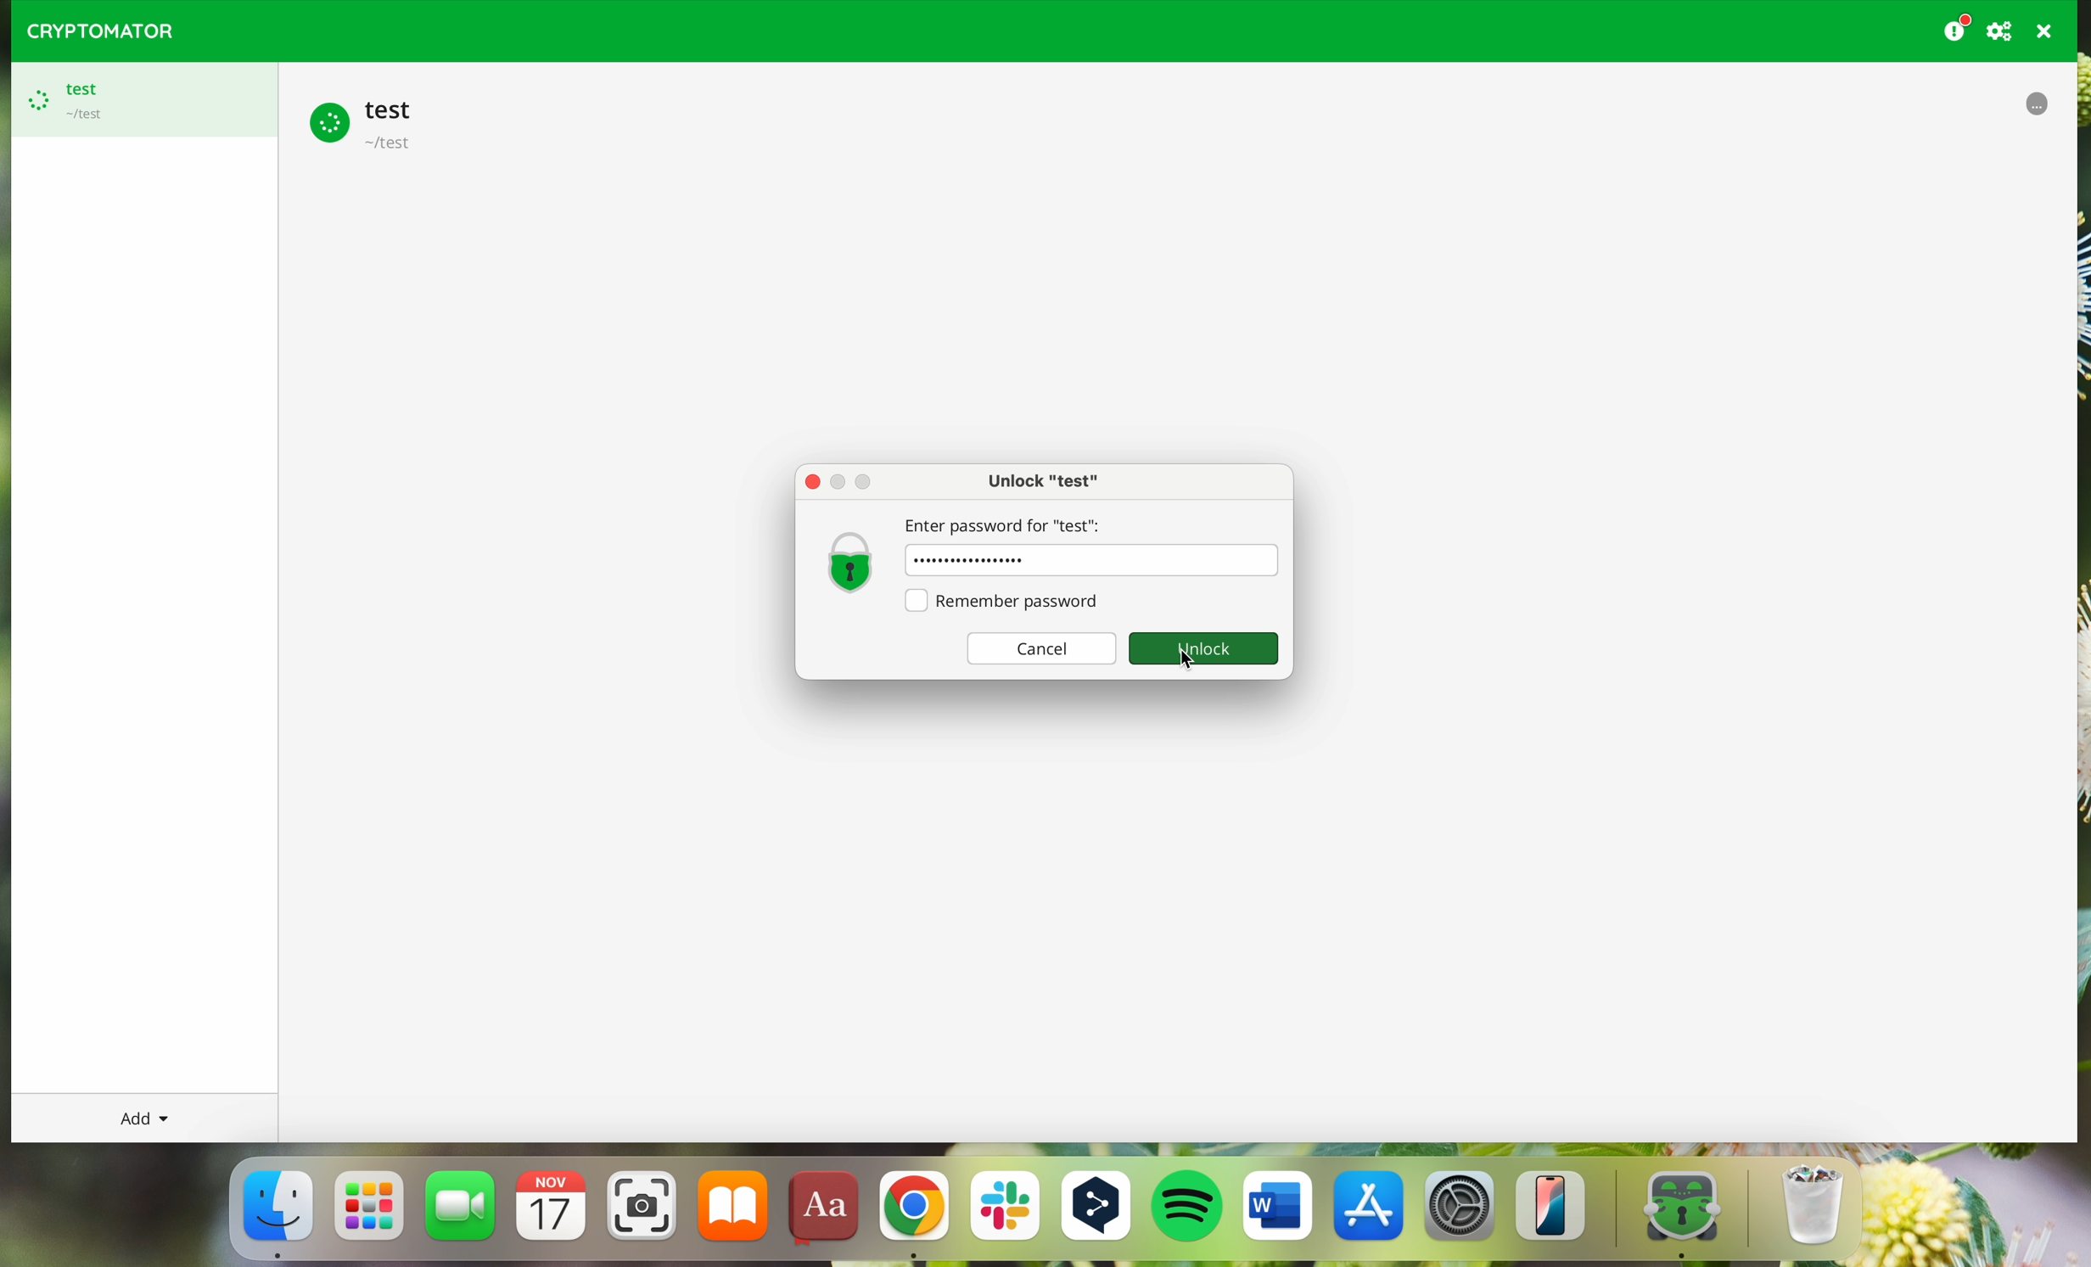 The image size is (2091, 1267). Describe the element at coordinates (92, 27) in the screenshot. I see `CRYPTOMATOR LOGO` at that location.